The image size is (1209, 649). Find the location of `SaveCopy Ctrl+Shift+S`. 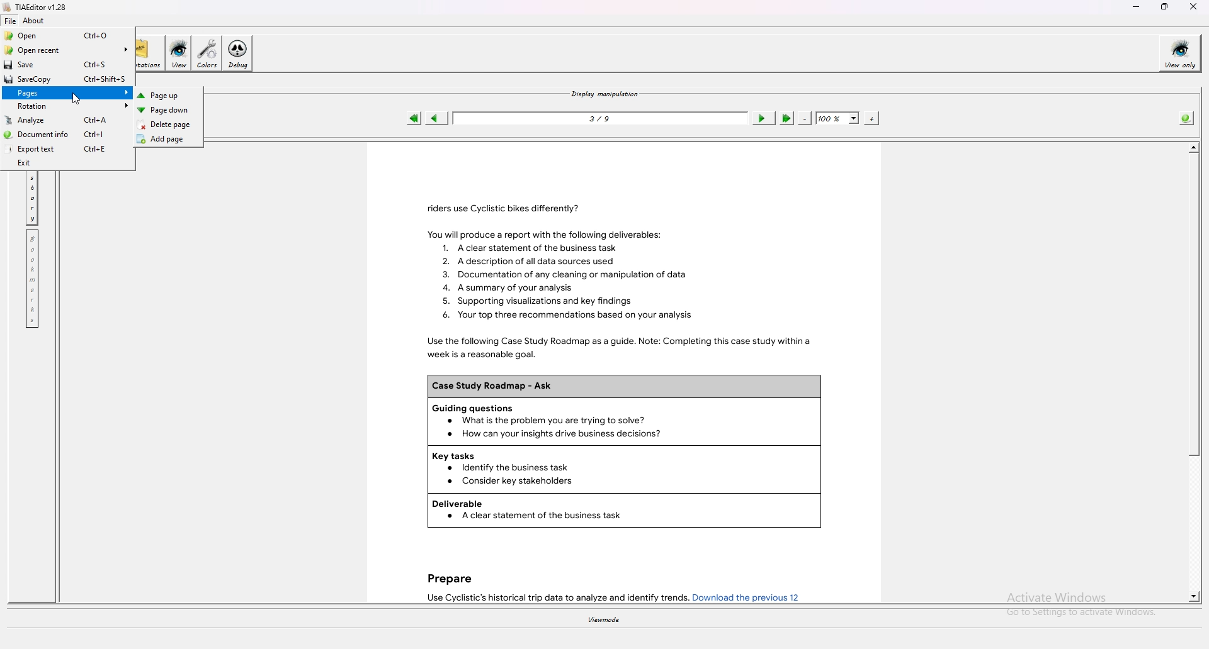

SaveCopy Ctrl+Shift+S is located at coordinates (66, 79).